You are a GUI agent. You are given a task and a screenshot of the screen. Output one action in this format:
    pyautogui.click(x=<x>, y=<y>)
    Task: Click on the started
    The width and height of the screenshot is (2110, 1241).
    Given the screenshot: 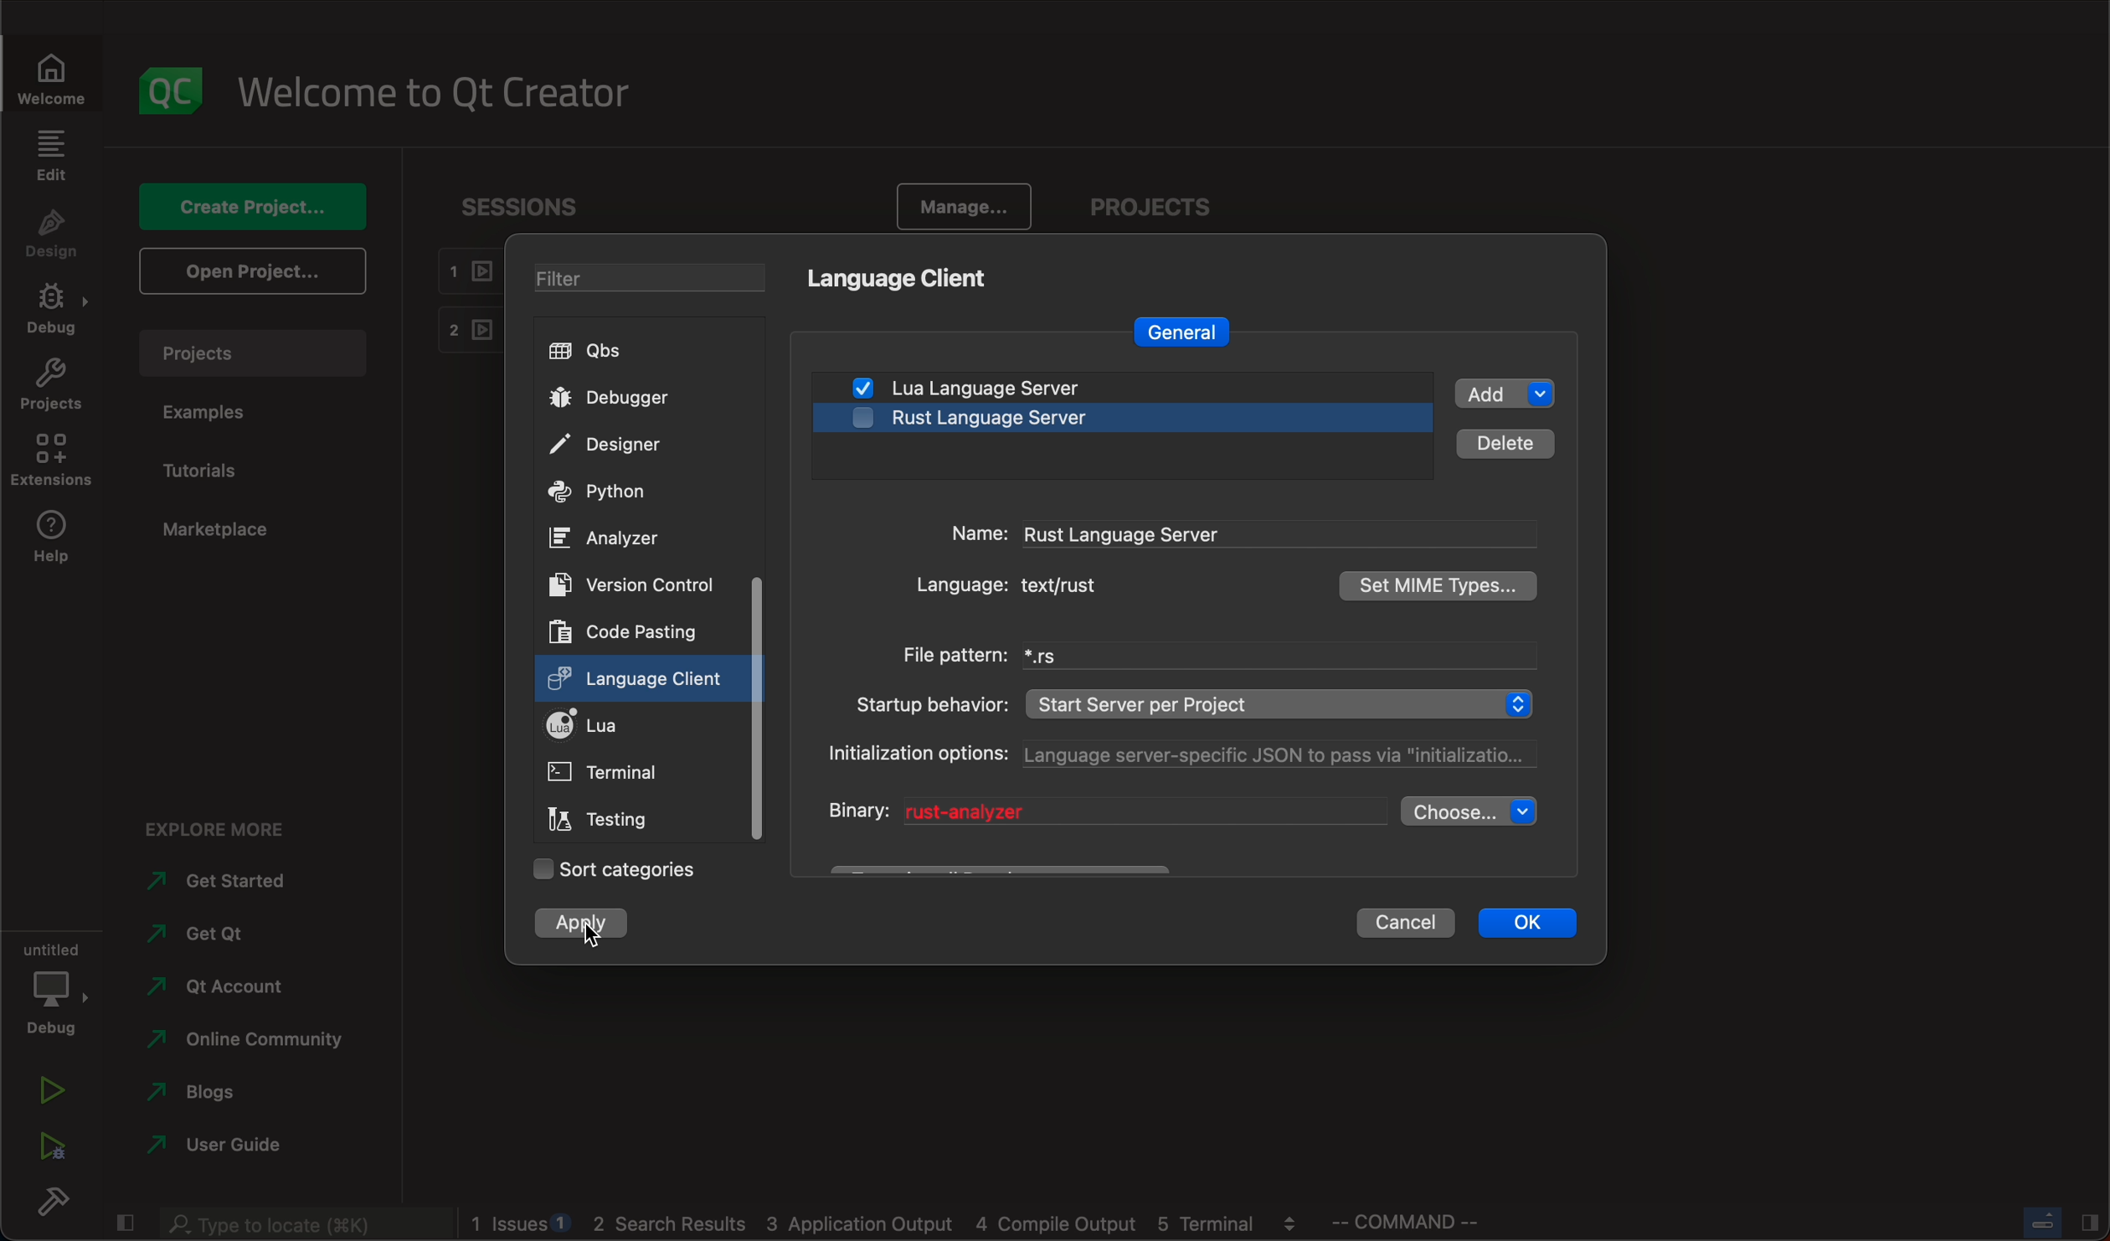 What is the action you would take?
    pyautogui.click(x=218, y=886)
    